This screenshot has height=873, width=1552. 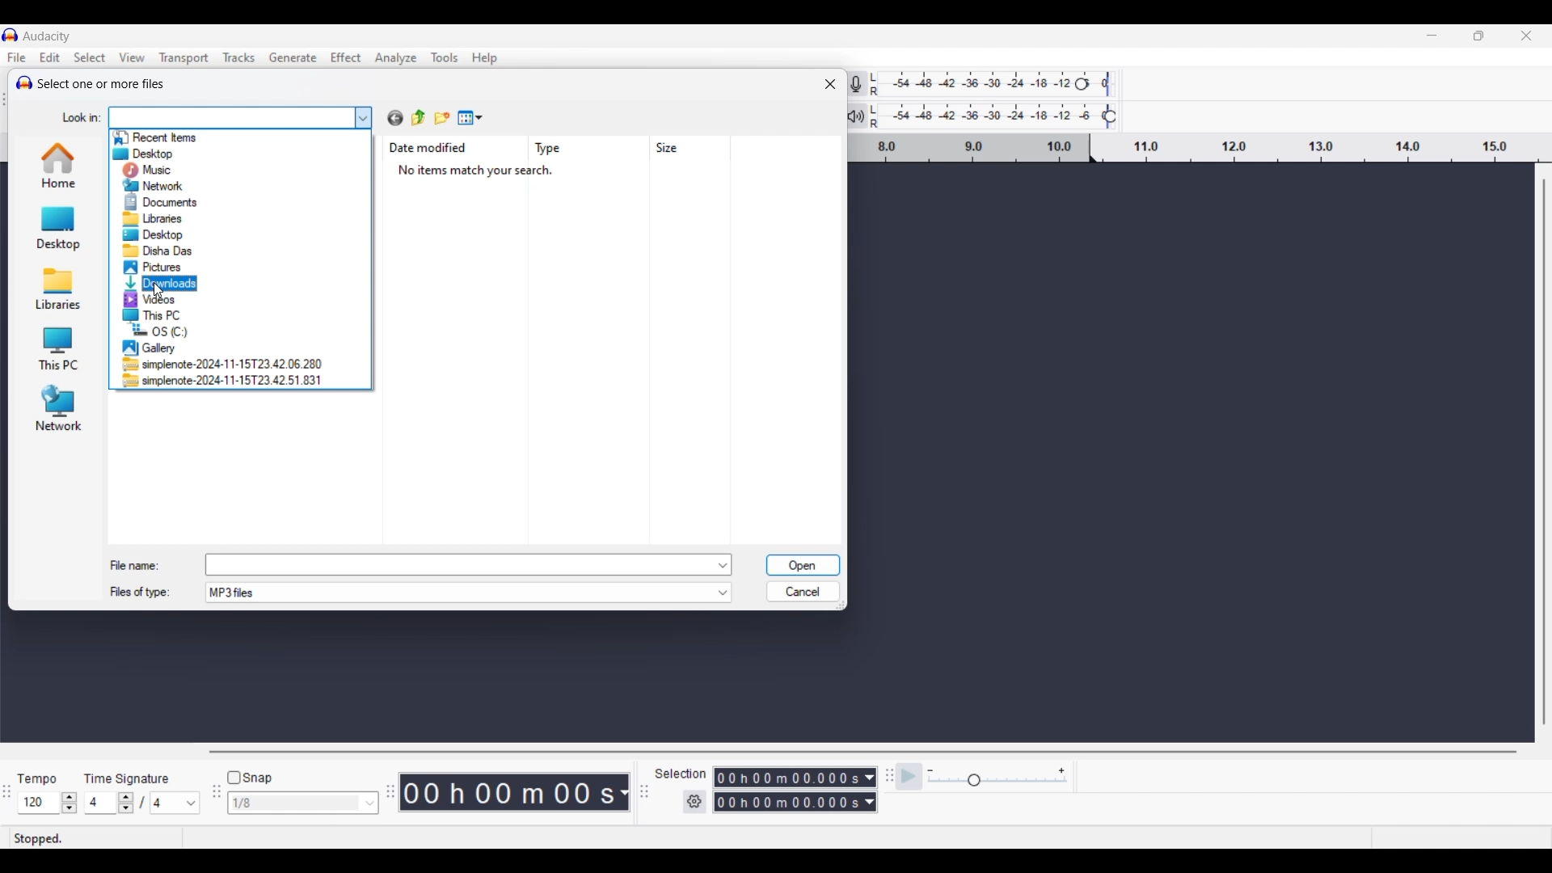 What do you see at coordinates (226, 364) in the screenshot?
I see `simplenote-2024-11-15123.42.06.280` at bounding box center [226, 364].